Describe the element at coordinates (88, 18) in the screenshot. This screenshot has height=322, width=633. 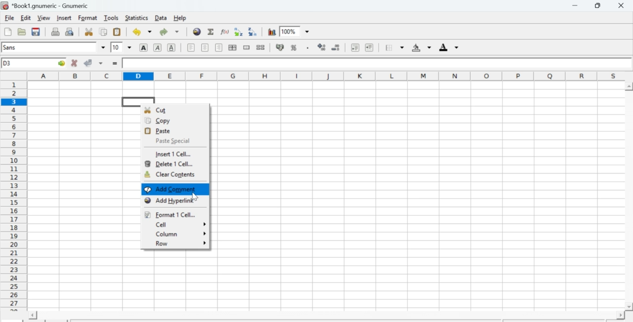
I see `Format` at that location.